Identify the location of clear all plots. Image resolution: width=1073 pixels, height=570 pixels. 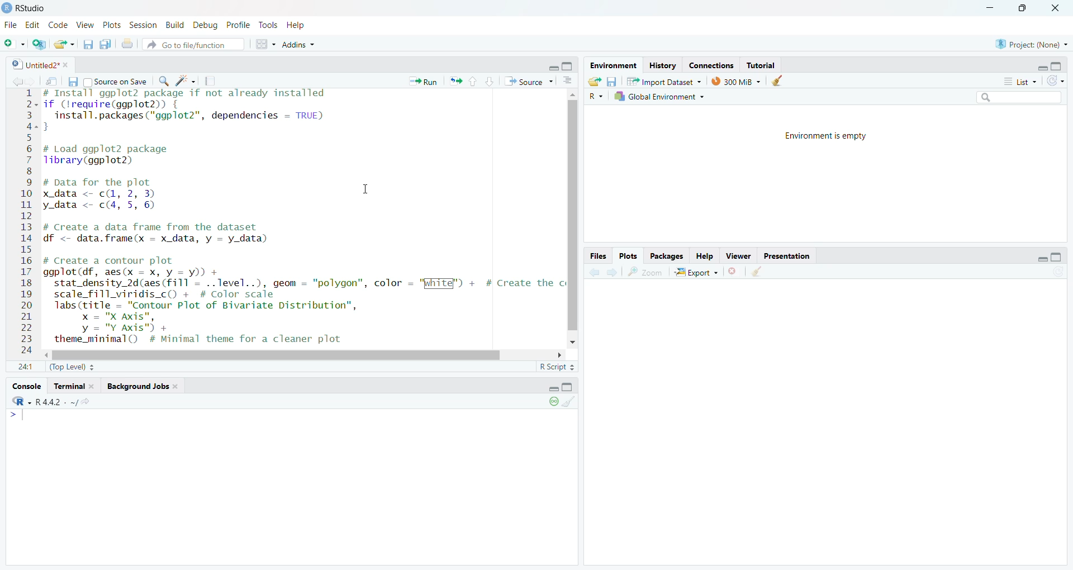
(758, 272).